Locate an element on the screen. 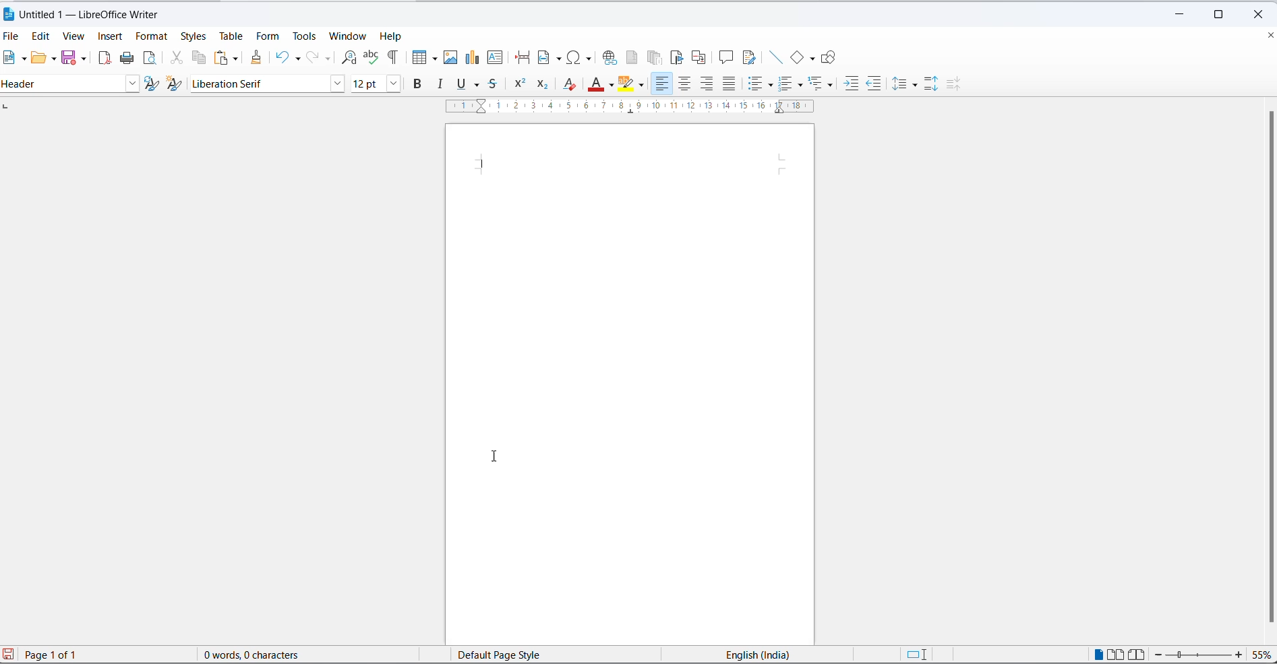 This screenshot has height=664, width=1277. new file options is located at coordinates (23, 58).